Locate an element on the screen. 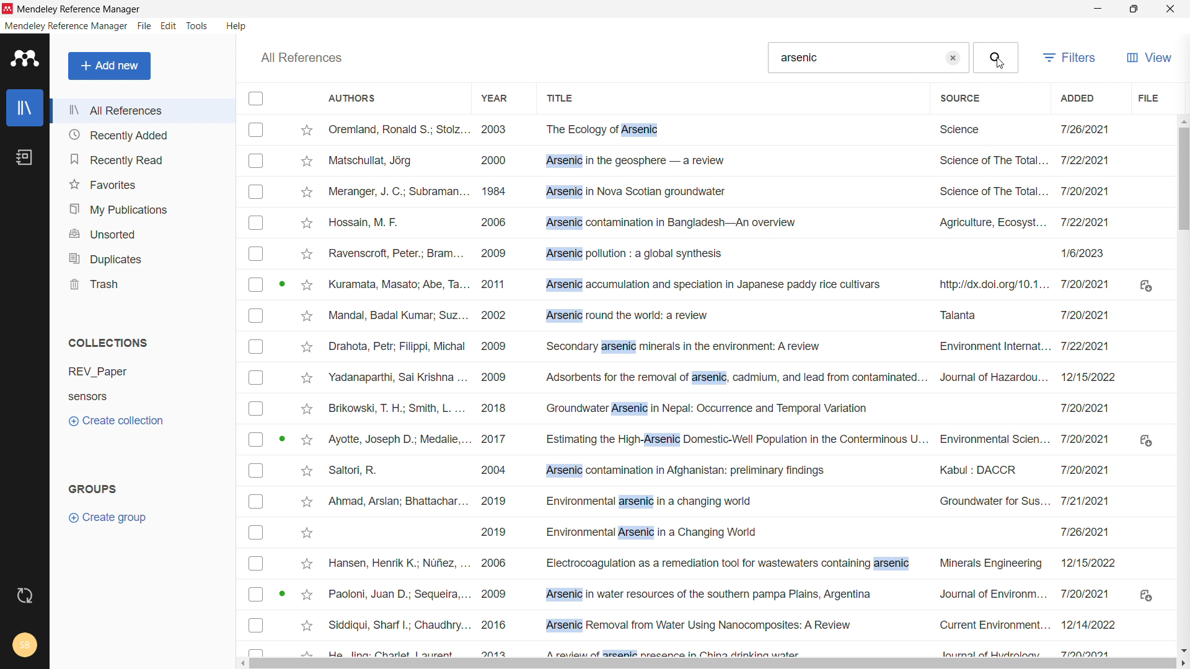  Oremland, Ronald S.; Stolz... 2003 The Ecology of Arsenic Science 7/26/2021 is located at coordinates (729, 129).